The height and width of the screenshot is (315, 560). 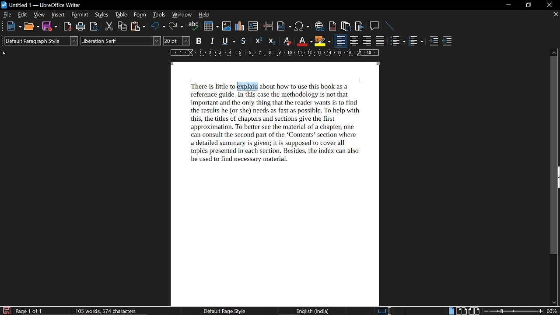 What do you see at coordinates (138, 27) in the screenshot?
I see `paste` at bounding box center [138, 27].